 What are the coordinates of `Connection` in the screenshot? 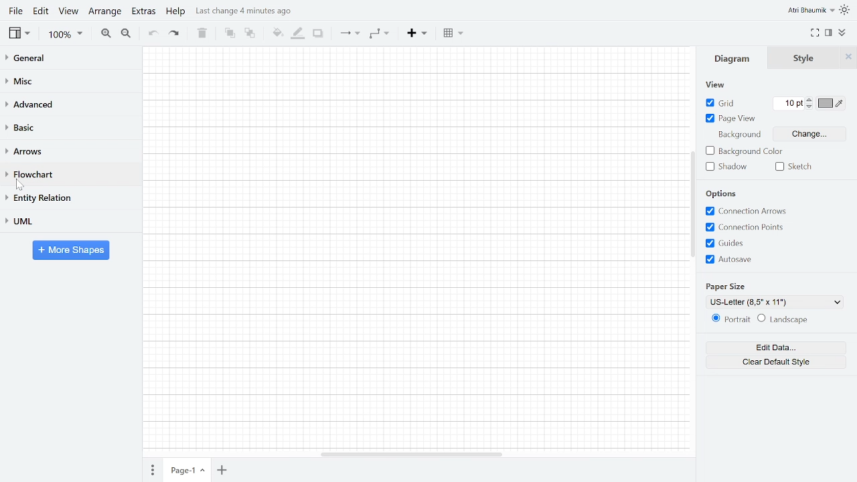 It's located at (349, 34).